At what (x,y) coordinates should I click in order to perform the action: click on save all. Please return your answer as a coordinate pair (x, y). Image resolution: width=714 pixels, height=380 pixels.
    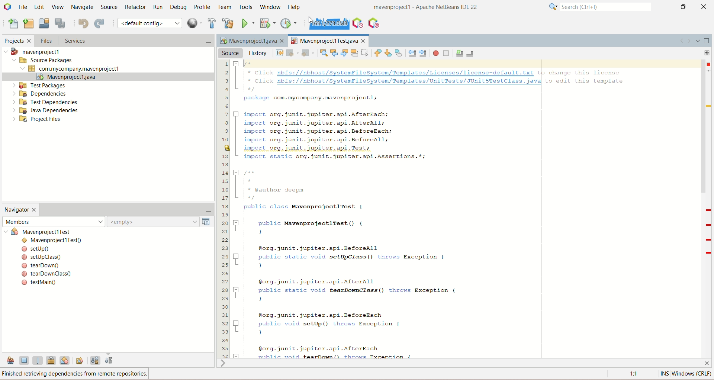
    Looking at the image, I should click on (60, 23).